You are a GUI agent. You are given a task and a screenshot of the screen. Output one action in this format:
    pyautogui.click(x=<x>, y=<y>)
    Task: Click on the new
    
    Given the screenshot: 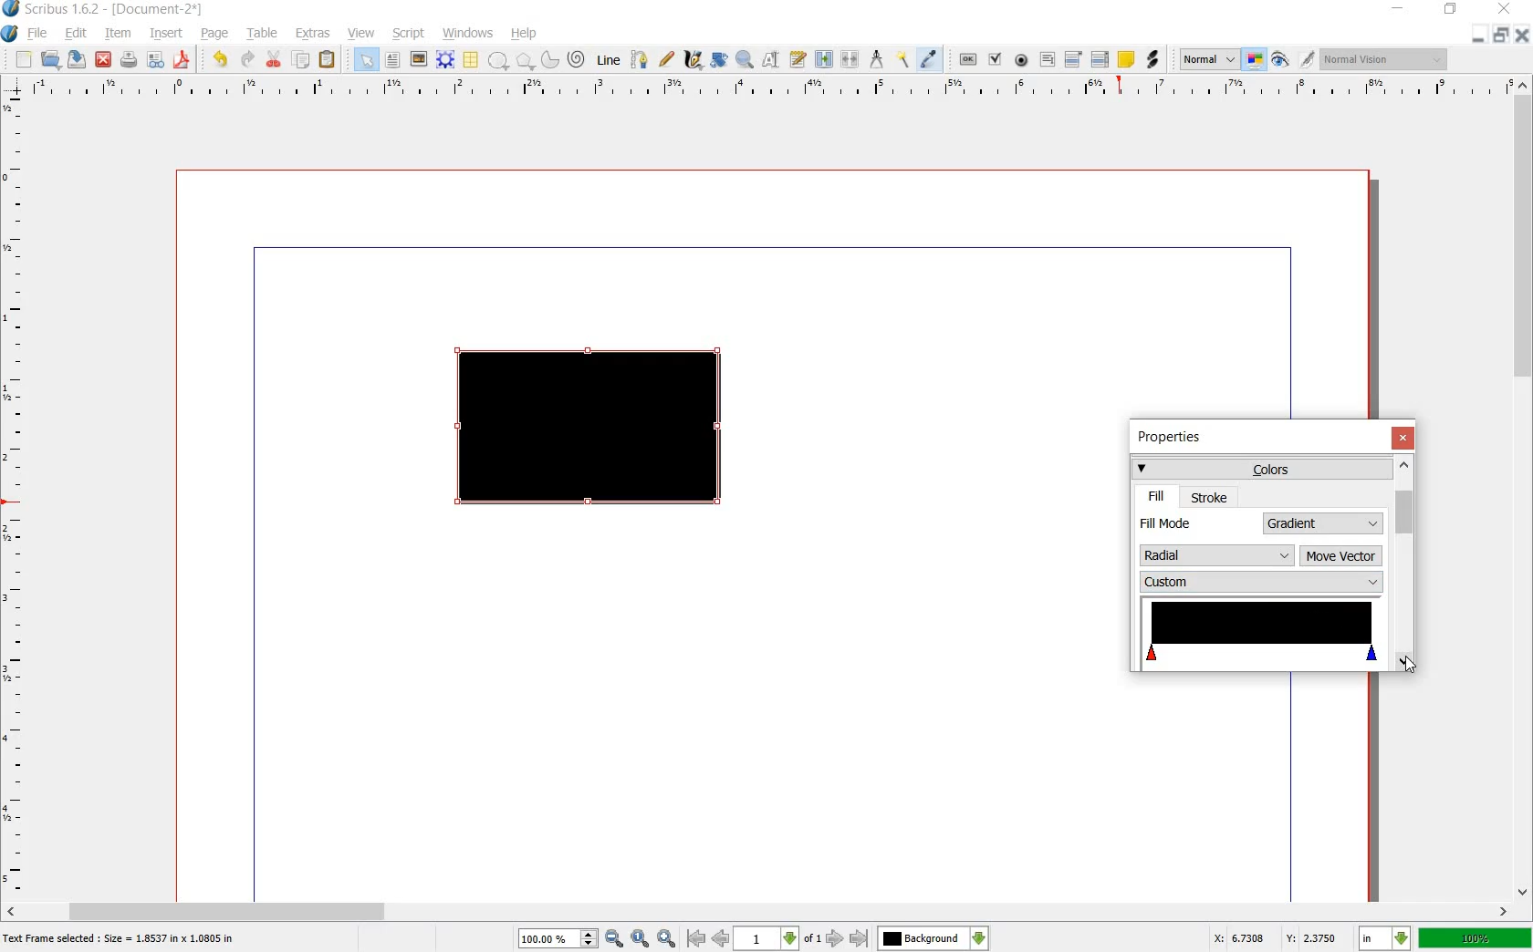 What is the action you would take?
    pyautogui.click(x=24, y=60)
    